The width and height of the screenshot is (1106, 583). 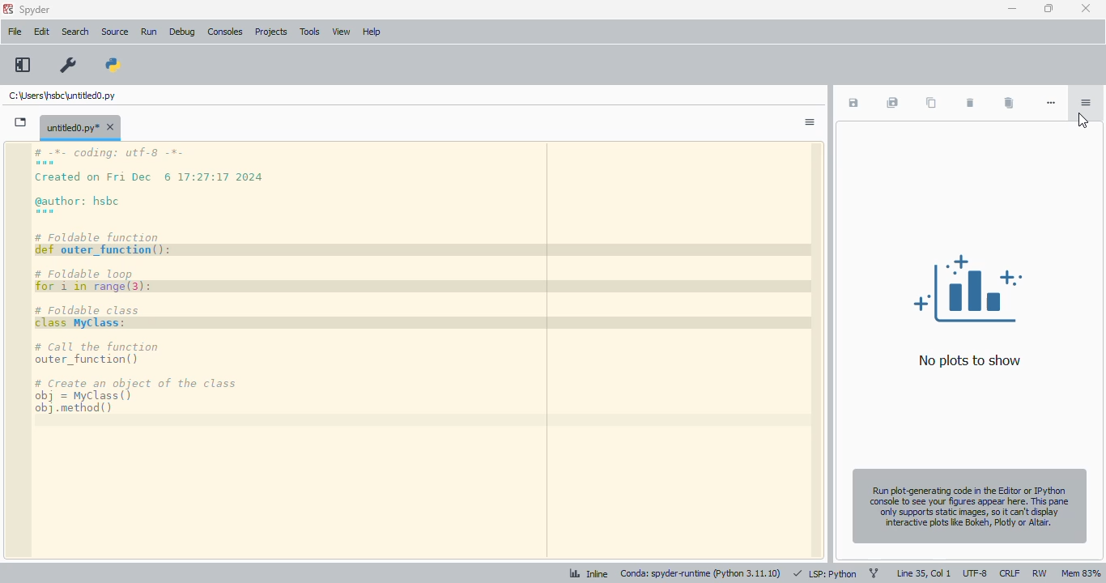 What do you see at coordinates (892, 103) in the screenshot?
I see `save all plots` at bounding box center [892, 103].